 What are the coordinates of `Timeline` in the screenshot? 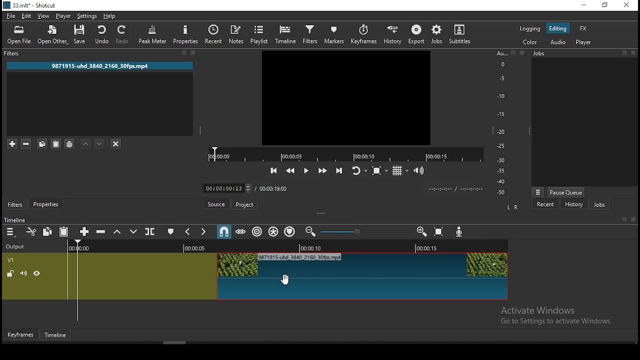 It's located at (55, 335).